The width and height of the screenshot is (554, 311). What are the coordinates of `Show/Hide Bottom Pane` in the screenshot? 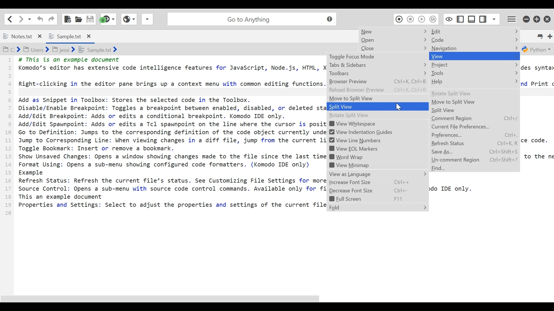 It's located at (472, 19).